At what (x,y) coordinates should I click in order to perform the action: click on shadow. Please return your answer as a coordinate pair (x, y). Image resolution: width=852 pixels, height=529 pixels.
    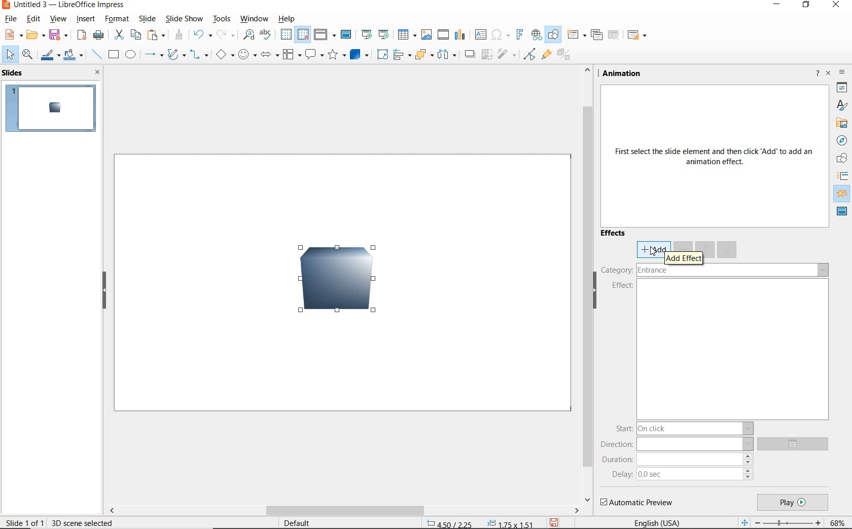
    Looking at the image, I should click on (471, 54).